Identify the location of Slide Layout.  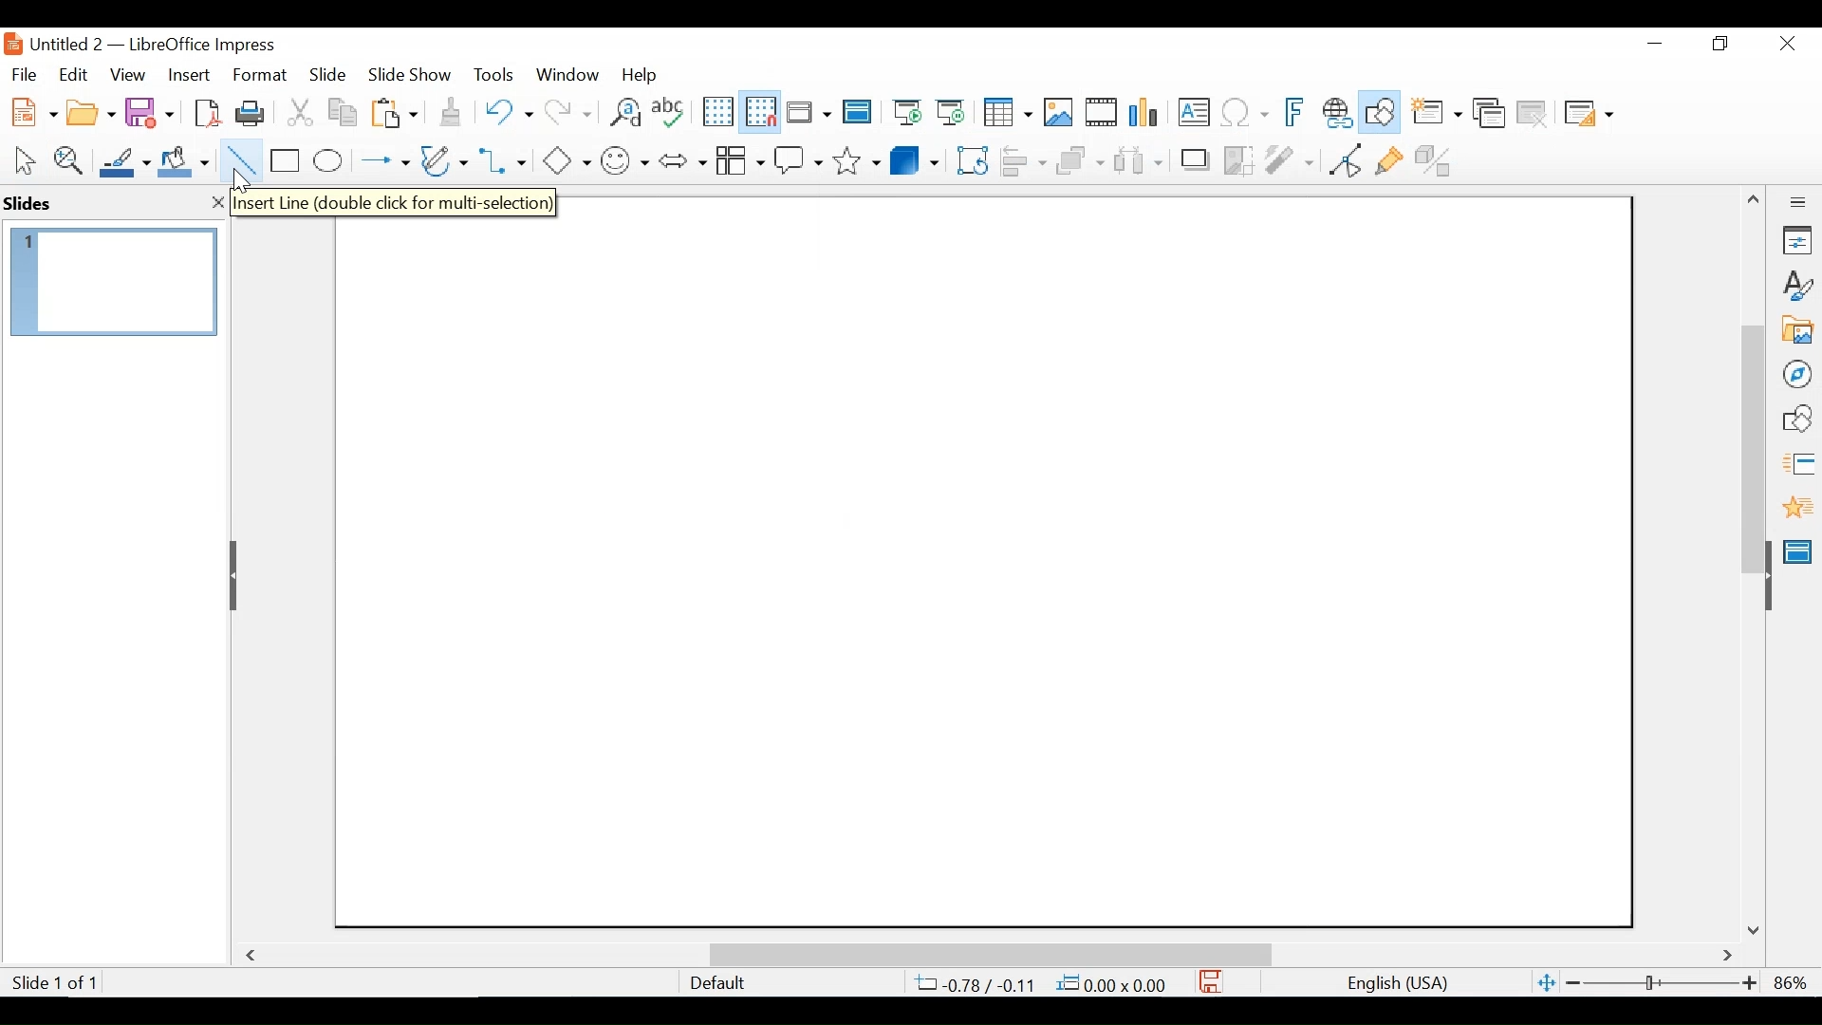
(1587, 115).